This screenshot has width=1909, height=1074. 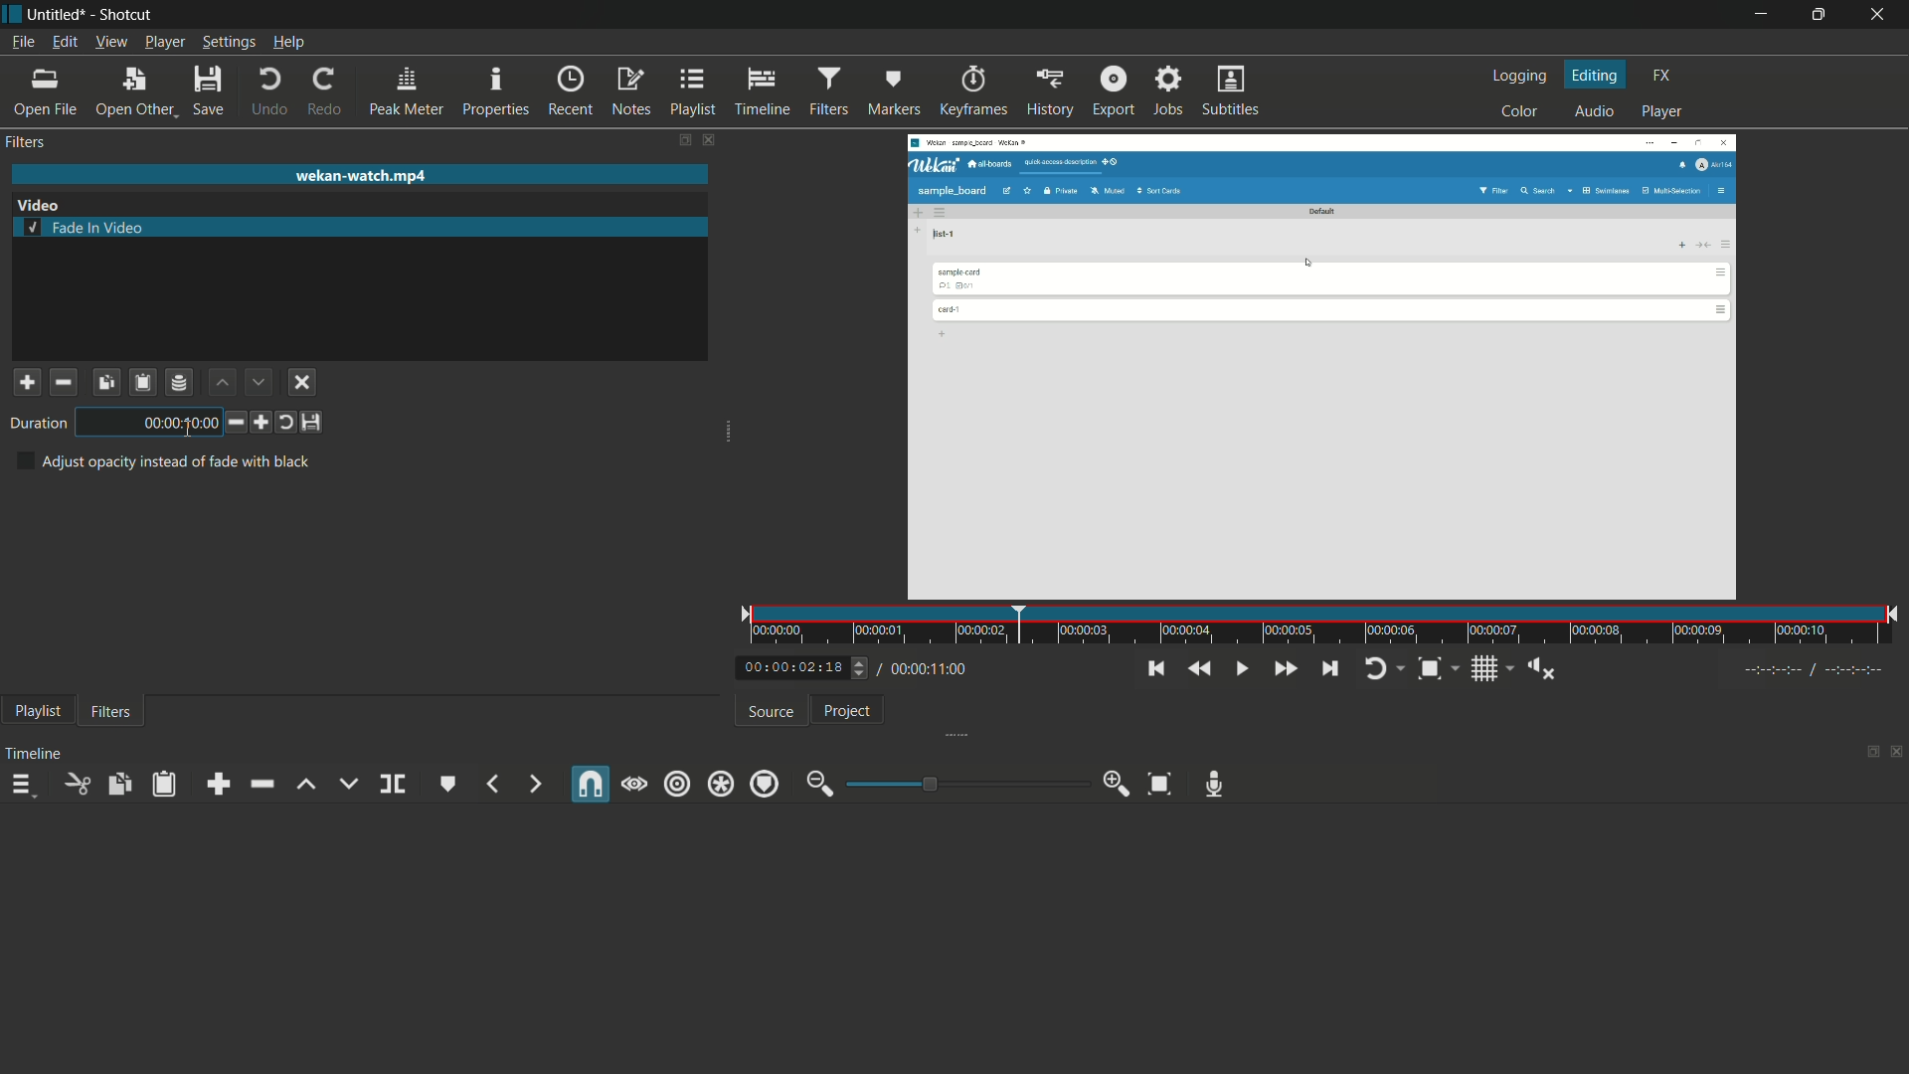 I want to click on move filter up, so click(x=220, y=381).